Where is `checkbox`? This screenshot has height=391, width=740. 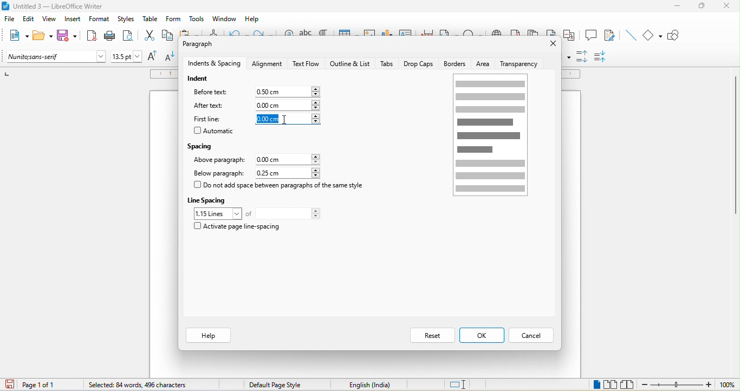 checkbox is located at coordinates (197, 226).